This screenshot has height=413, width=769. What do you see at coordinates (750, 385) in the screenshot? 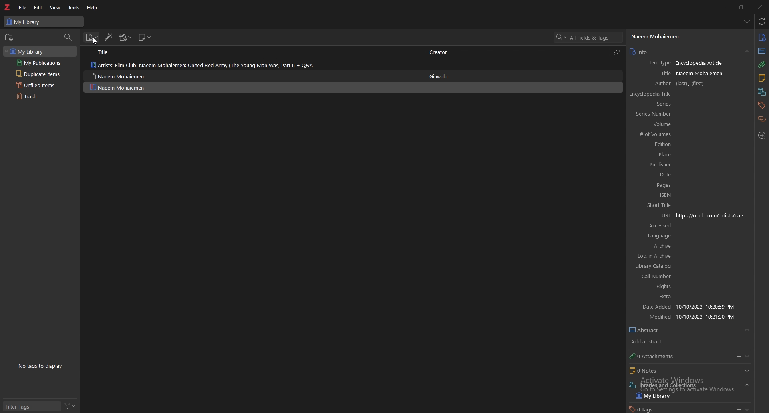
I see `expand section` at bounding box center [750, 385].